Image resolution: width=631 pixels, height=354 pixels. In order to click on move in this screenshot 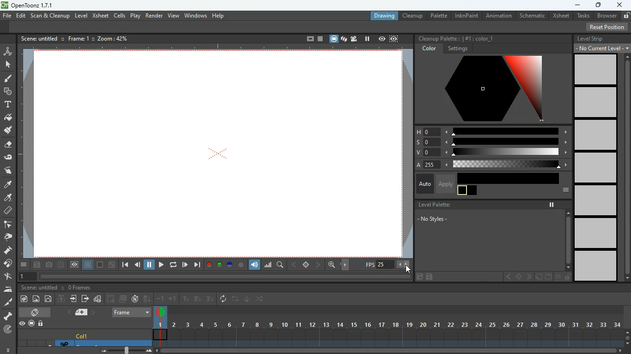, I will do `click(346, 265)`.